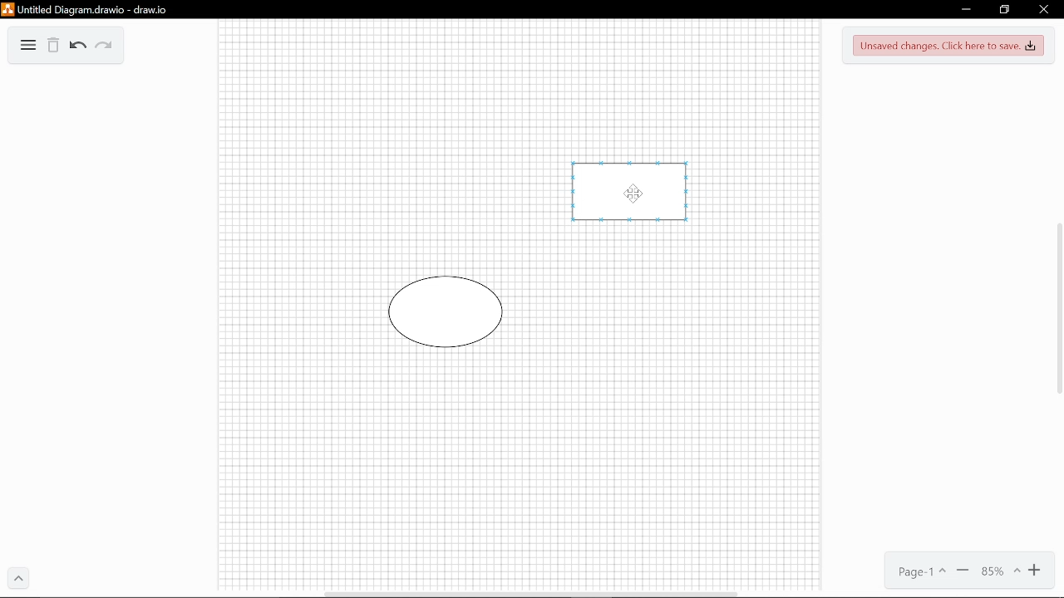 This screenshot has height=598, width=1064. Describe the element at coordinates (633, 196) in the screenshot. I see `Cursor` at that location.